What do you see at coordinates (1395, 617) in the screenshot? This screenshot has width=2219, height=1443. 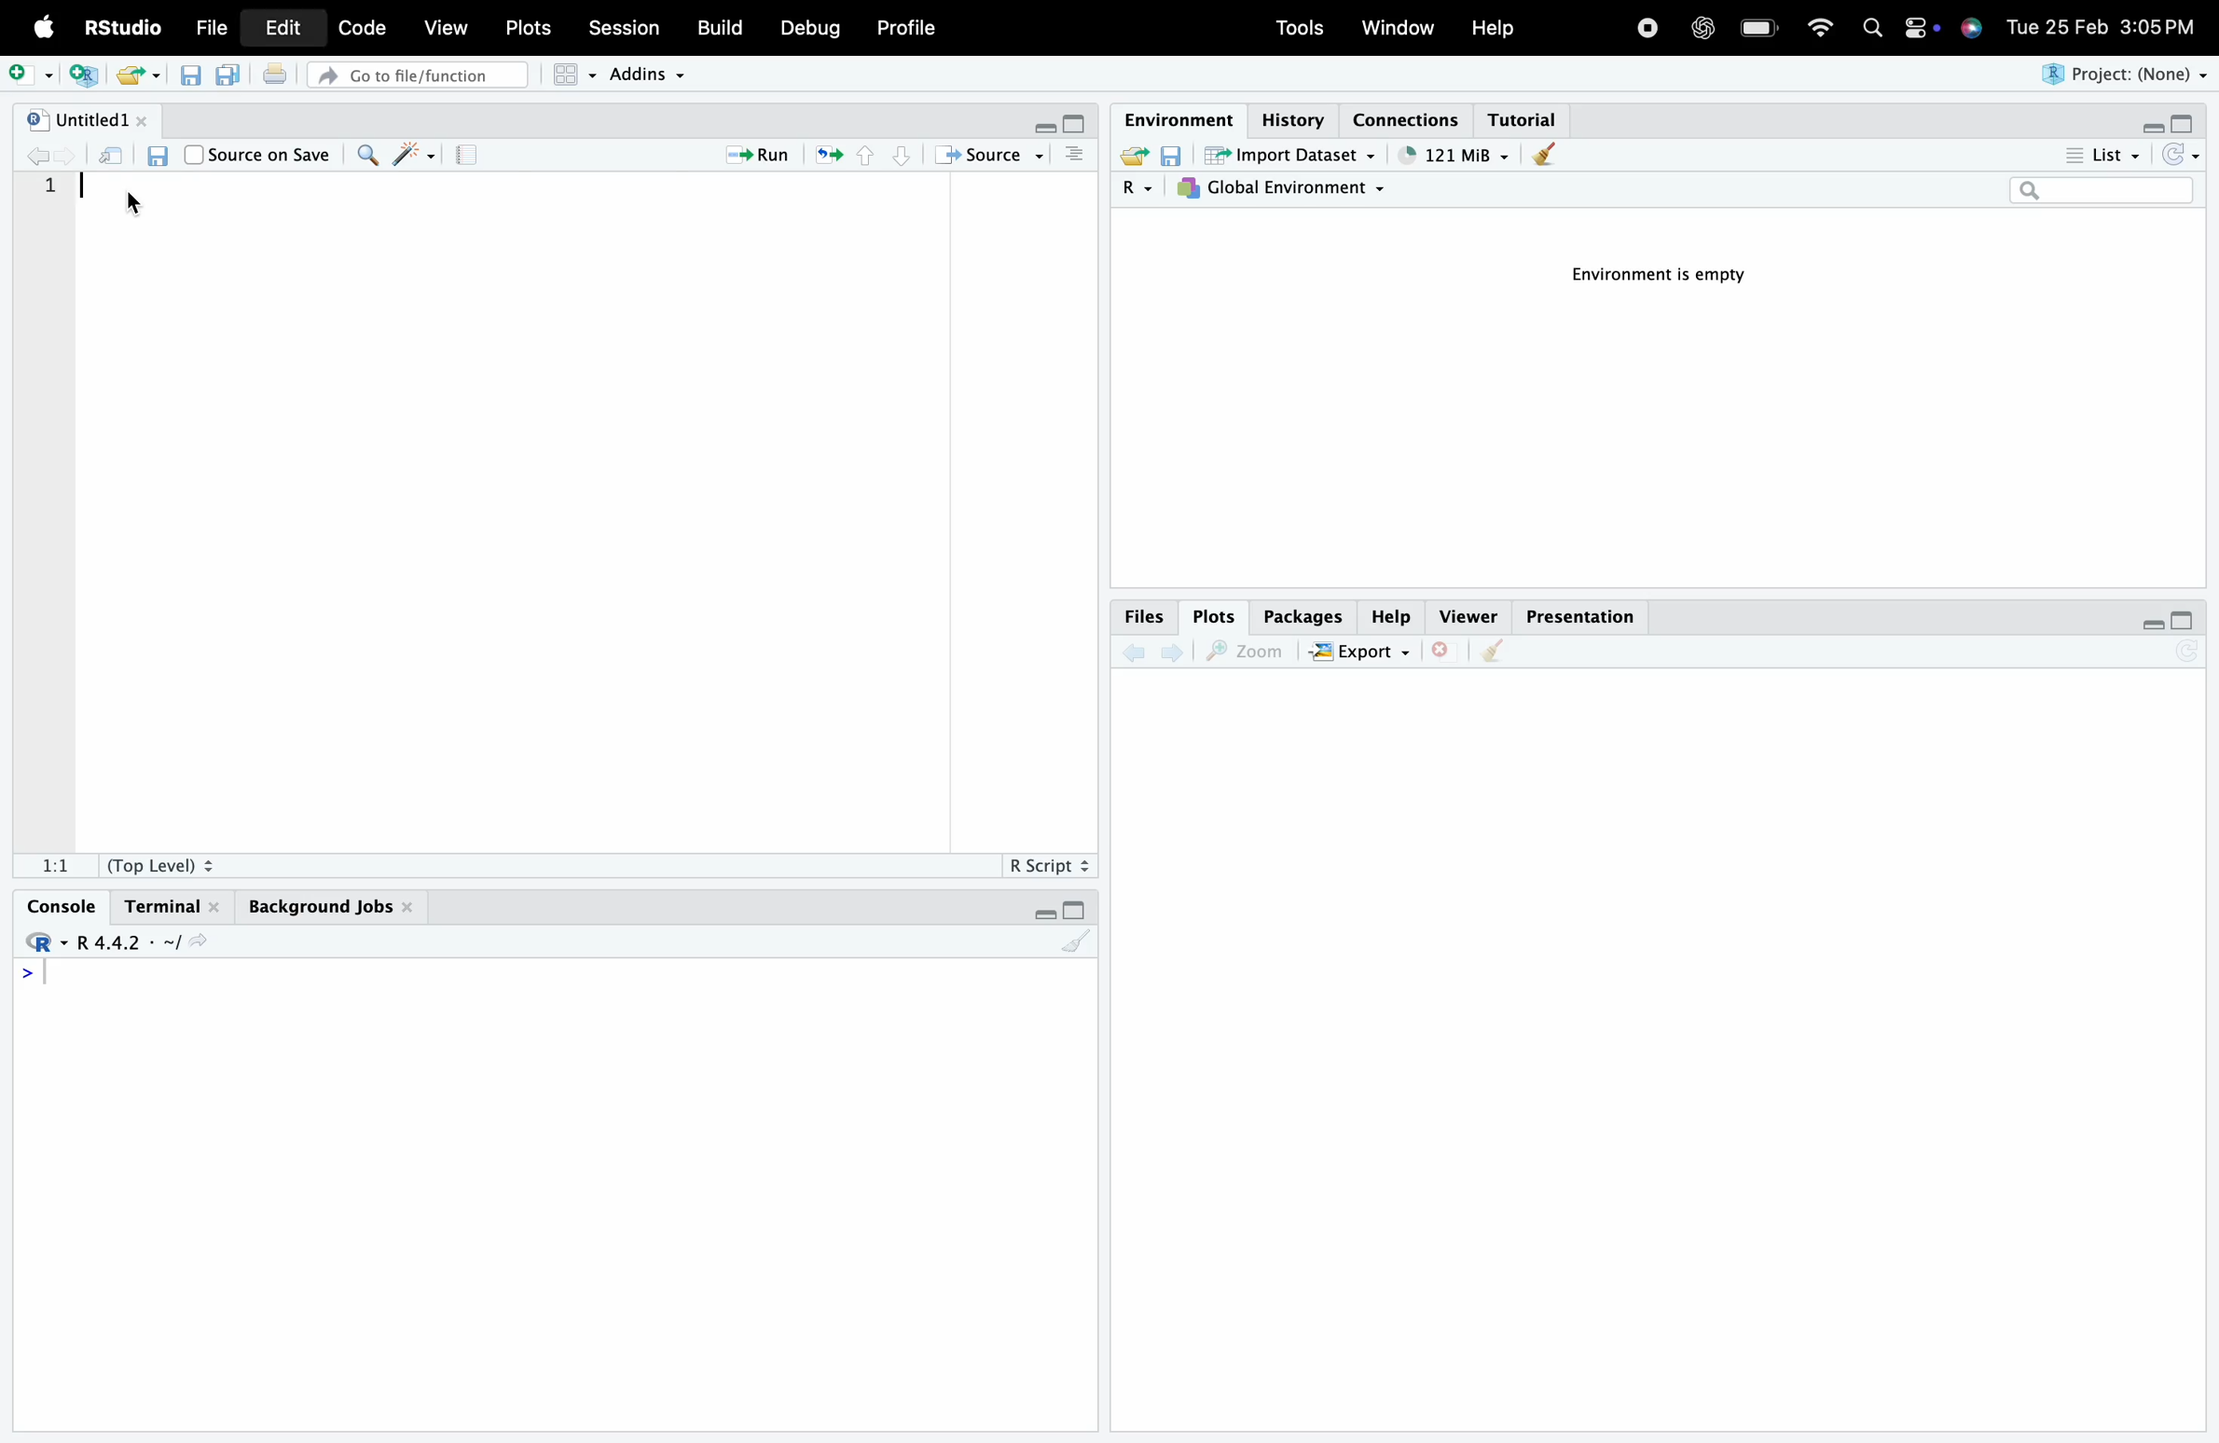 I see `Help` at bounding box center [1395, 617].